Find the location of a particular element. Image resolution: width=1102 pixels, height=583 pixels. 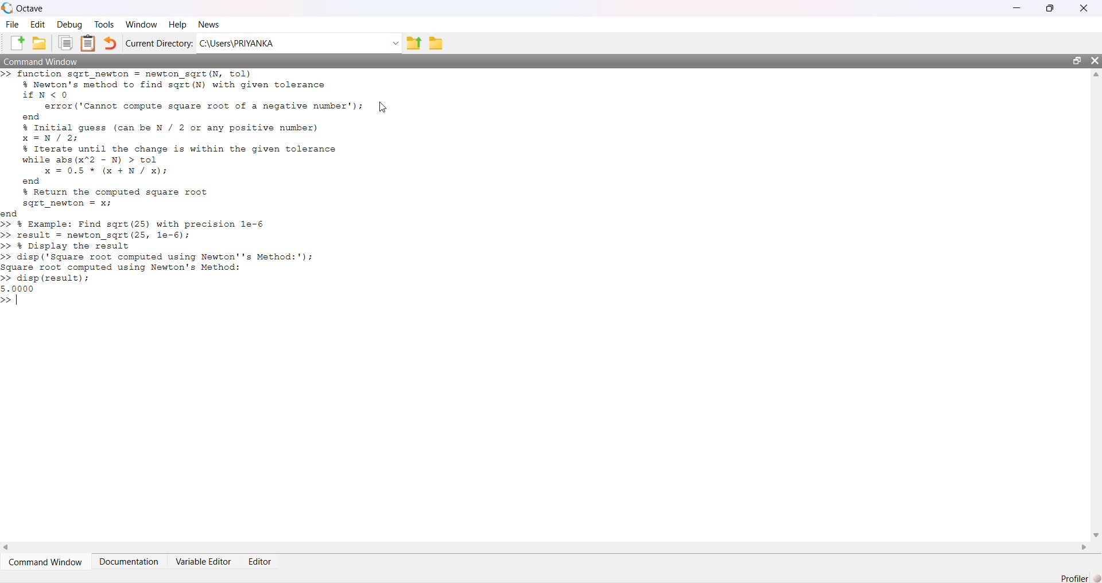

Maximize is located at coordinates (1051, 6).